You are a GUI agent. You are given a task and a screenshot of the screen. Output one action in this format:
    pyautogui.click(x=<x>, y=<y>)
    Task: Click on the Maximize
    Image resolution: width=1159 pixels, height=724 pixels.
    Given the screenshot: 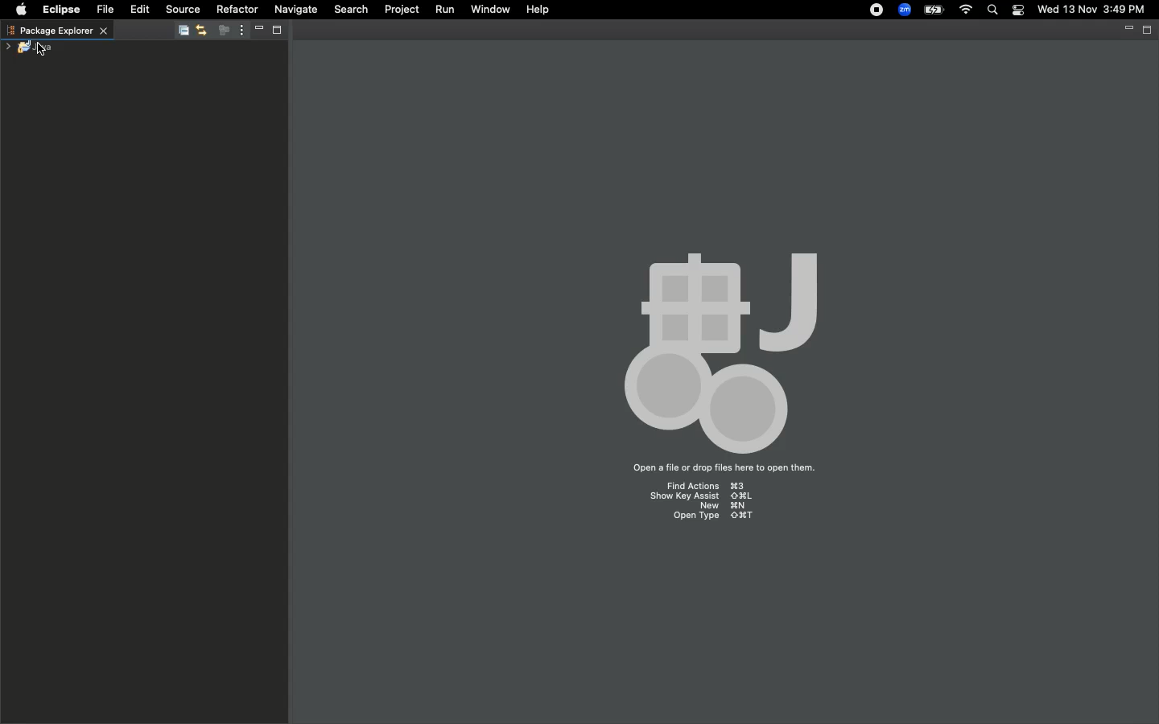 What is the action you would take?
    pyautogui.click(x=1149, y=31)
    